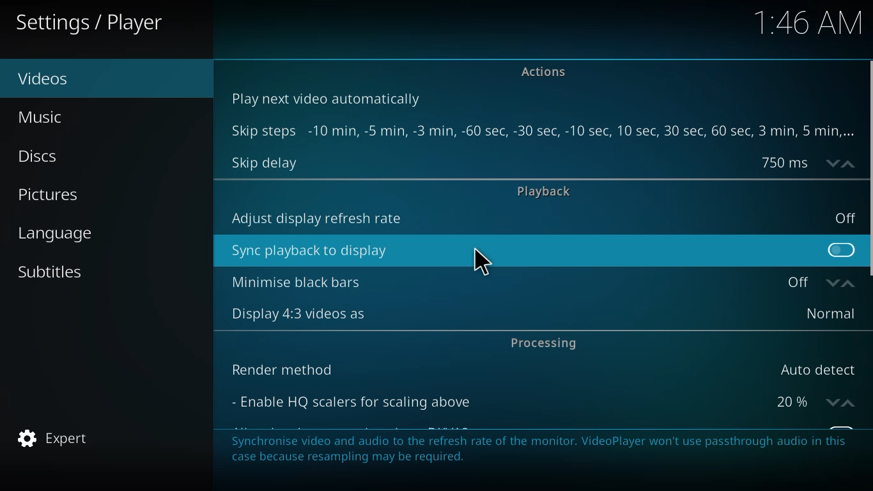 This screenshot has height=491, width=873. I want to click on render method, so click(284, 371).